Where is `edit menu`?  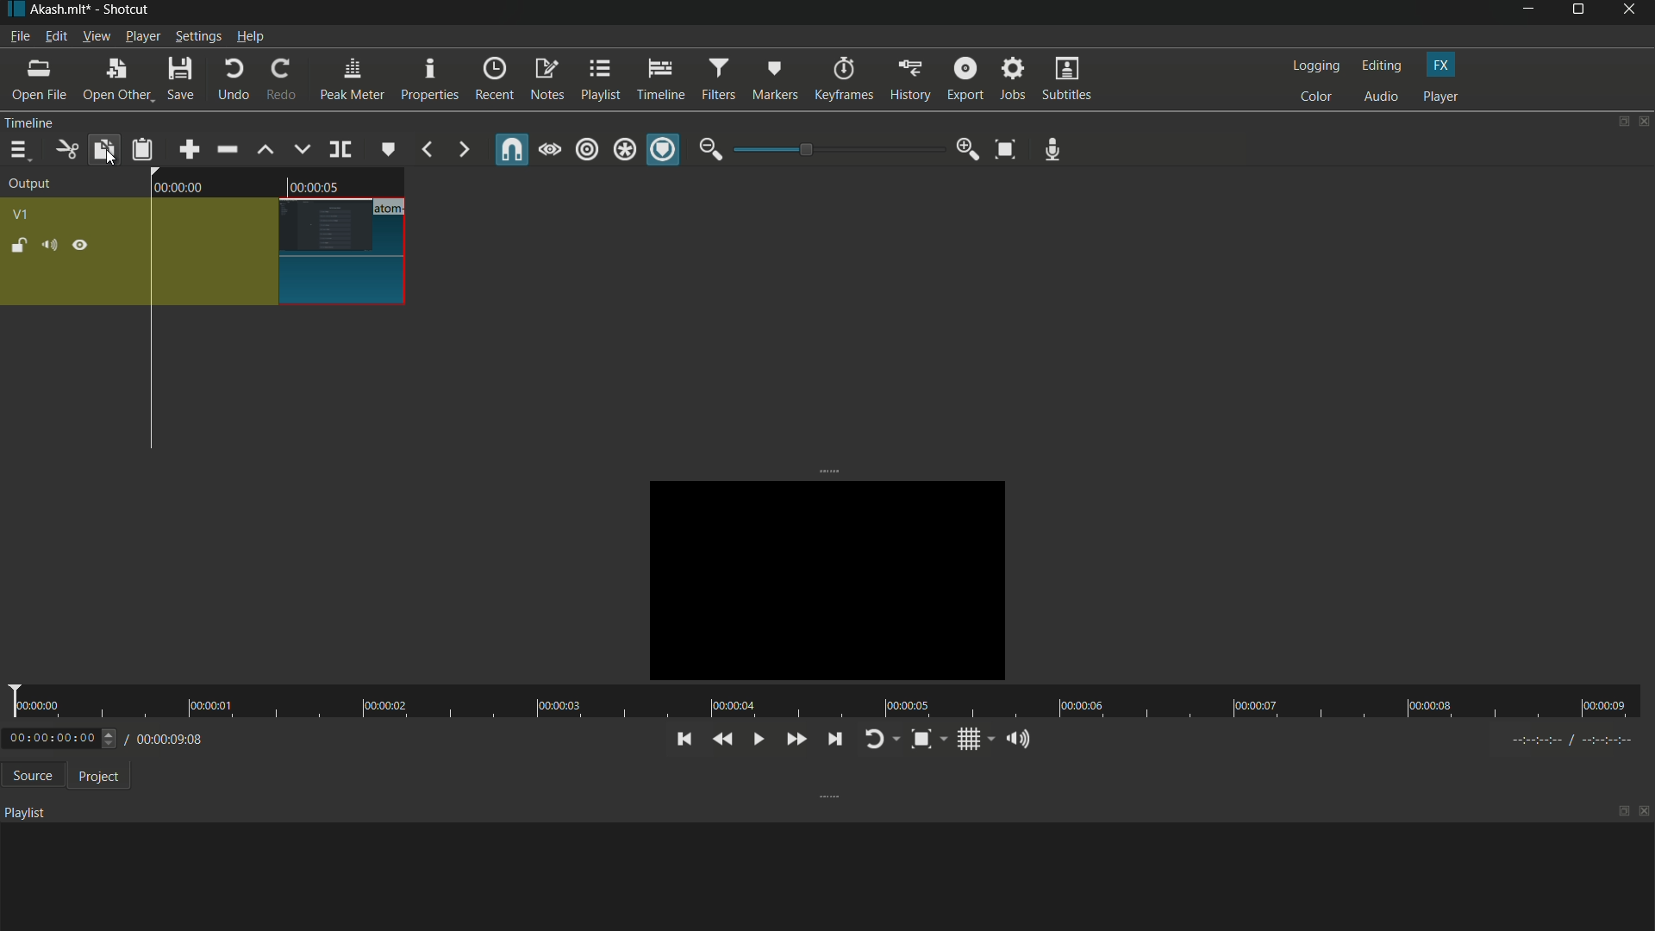 edit menu is located at coordinates (55, 37).